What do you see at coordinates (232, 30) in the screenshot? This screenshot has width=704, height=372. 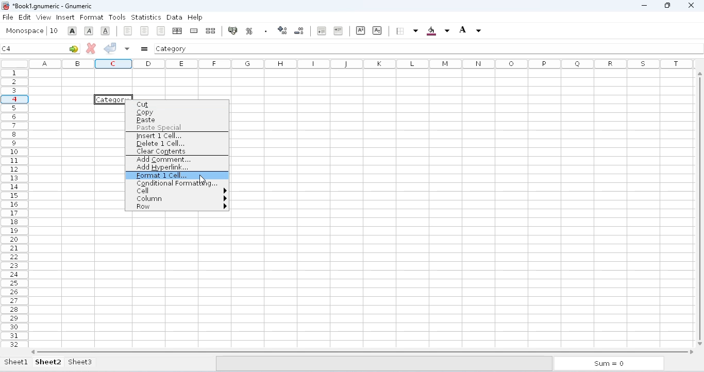 I see `format the selection as accounting` at bounding box center [232, 30].